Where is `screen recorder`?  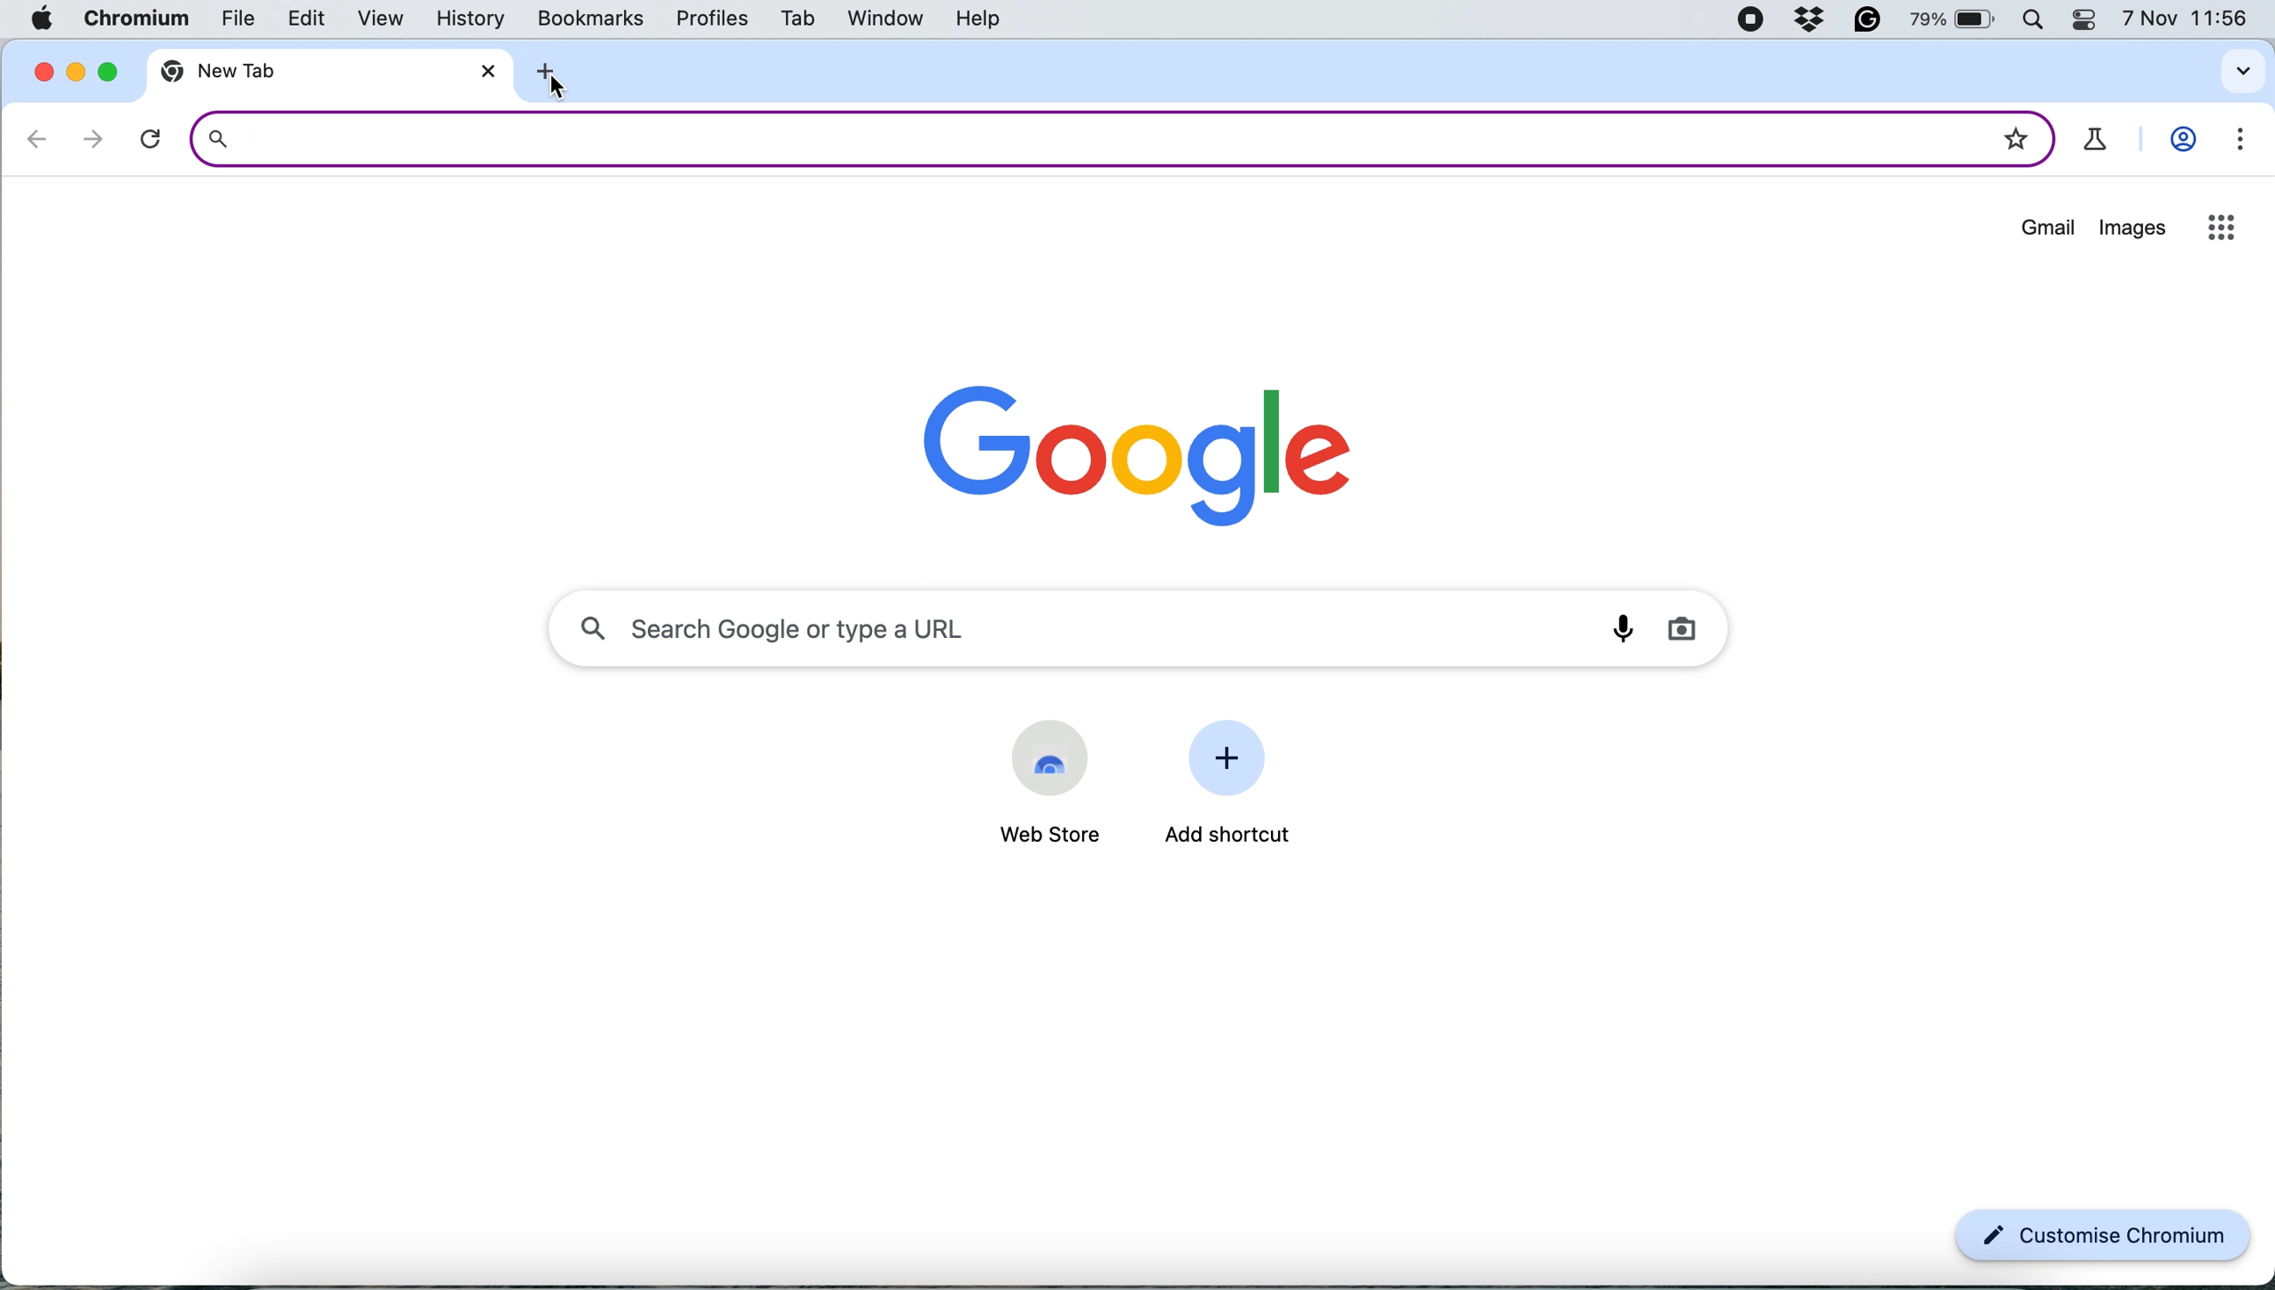
screen recorder is located at coordinates (1749, 21).